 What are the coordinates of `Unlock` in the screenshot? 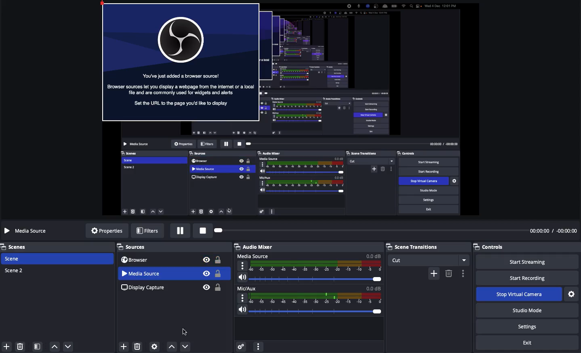 It's located at (219, 274).